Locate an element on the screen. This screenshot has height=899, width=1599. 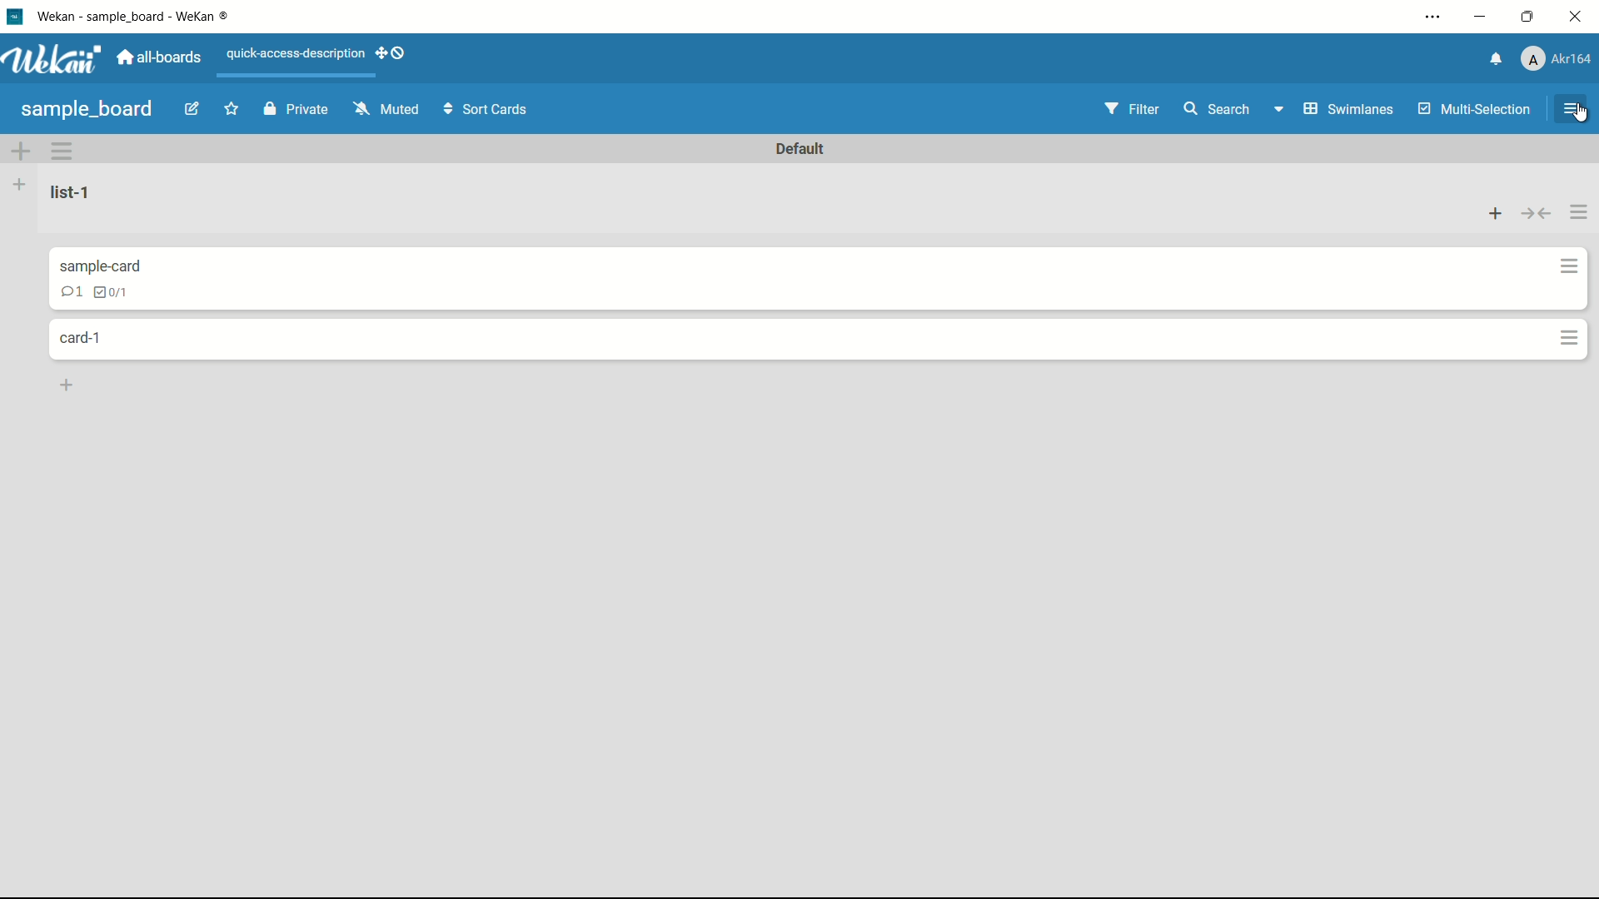
notifications is located at coordinates (1496, 58).